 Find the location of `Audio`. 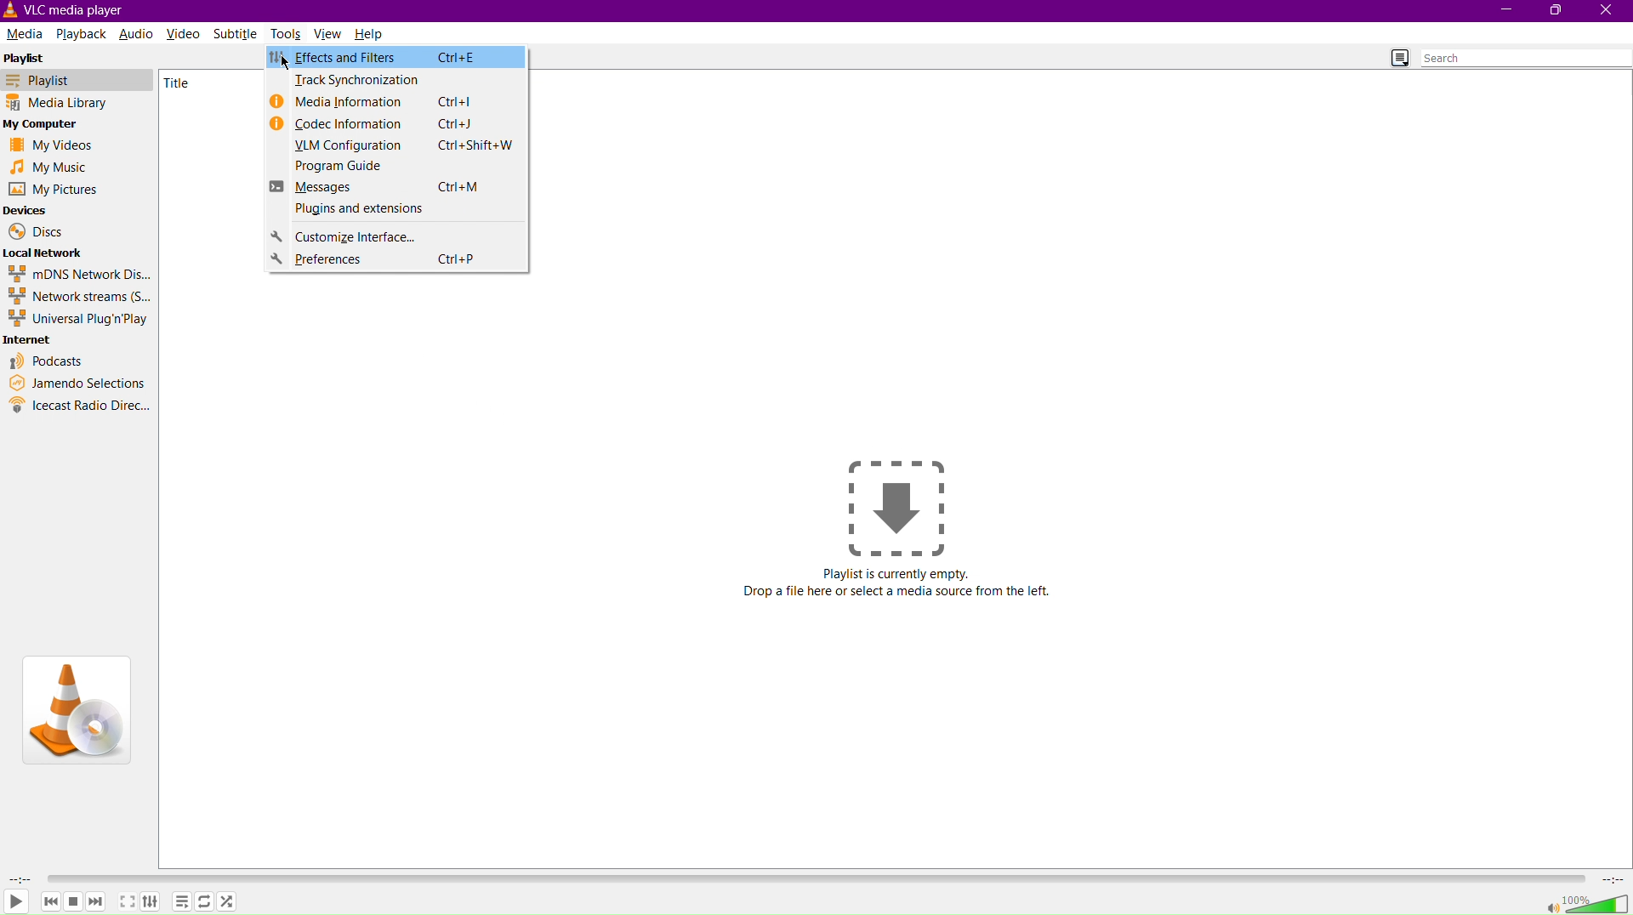

Audio is located at coordinates (135, 34).